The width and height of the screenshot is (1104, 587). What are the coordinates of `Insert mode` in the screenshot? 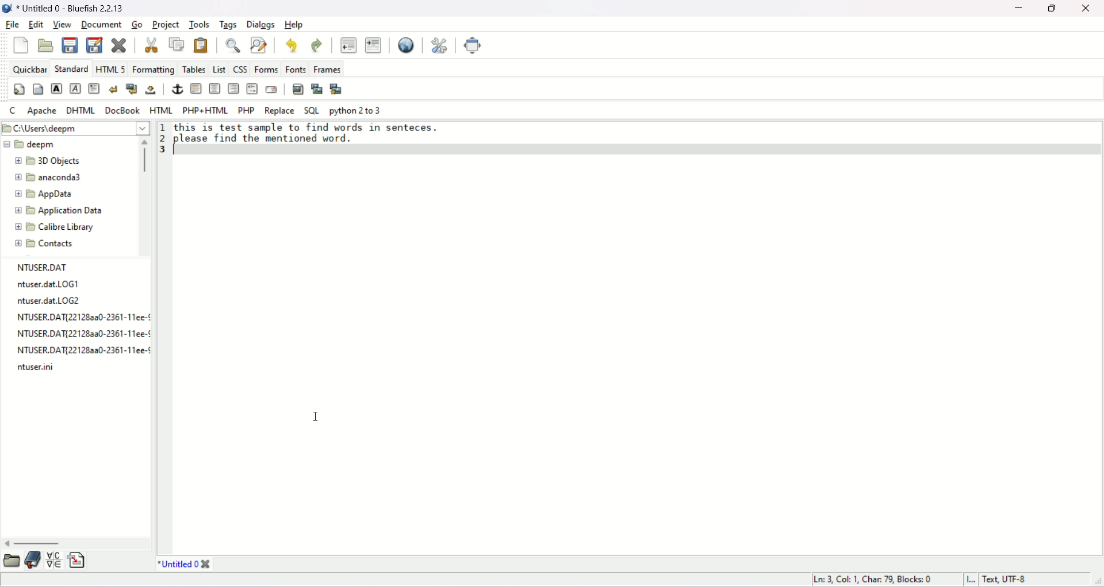 It's located at (969, 578).